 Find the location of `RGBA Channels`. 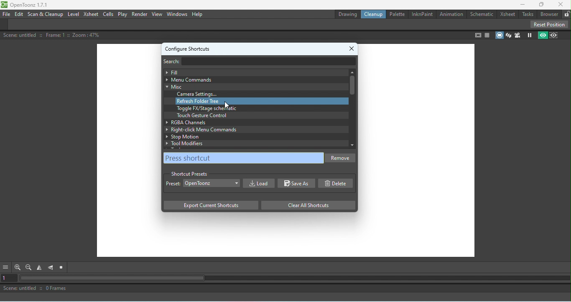

RGBA Channels is located at coordinates (250, 122).